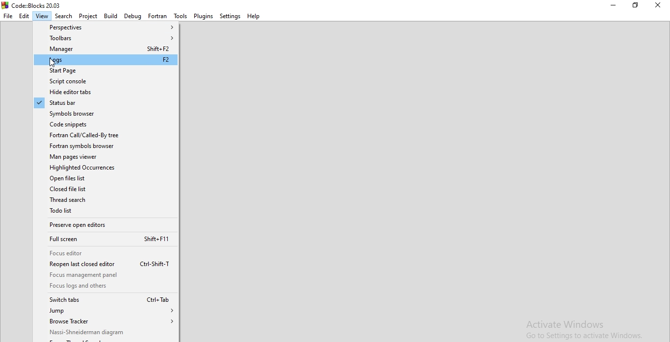 Image resolution: width=670 pixels, height=342 pixels. I want to click on Close, so click(658, 5).